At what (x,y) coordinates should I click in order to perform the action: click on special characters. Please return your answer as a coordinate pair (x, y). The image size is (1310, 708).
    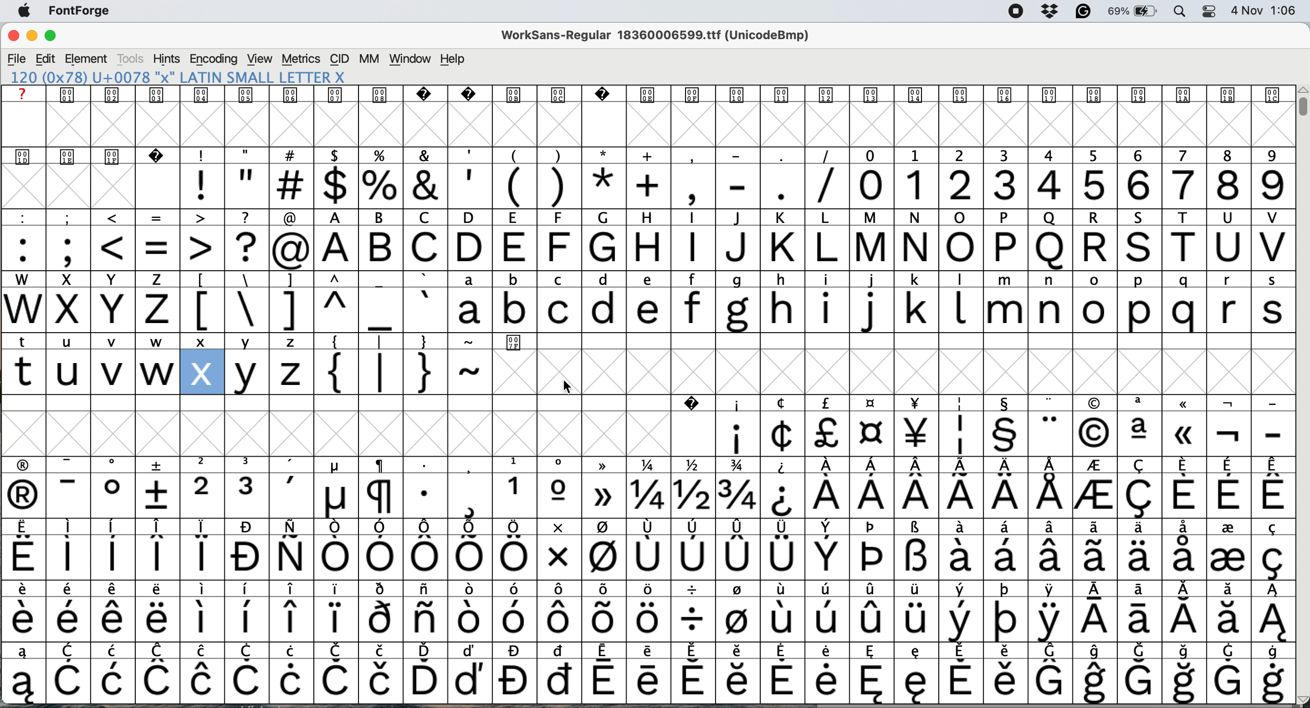
    Looking at the image, I should click on (646, 496).